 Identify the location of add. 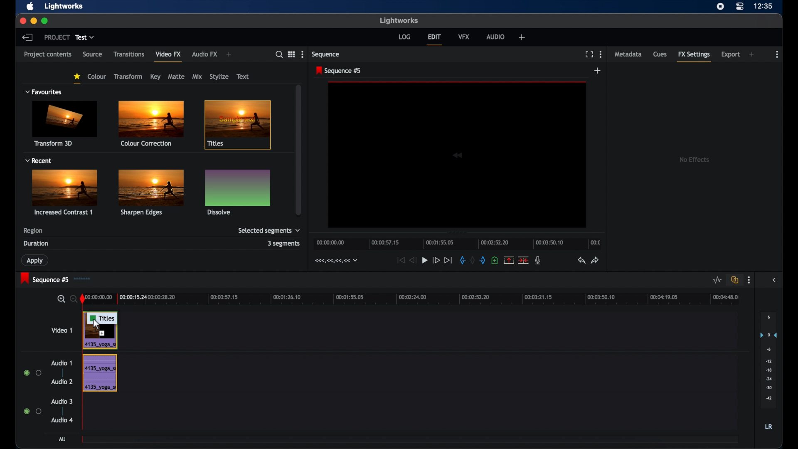
(752, 54).